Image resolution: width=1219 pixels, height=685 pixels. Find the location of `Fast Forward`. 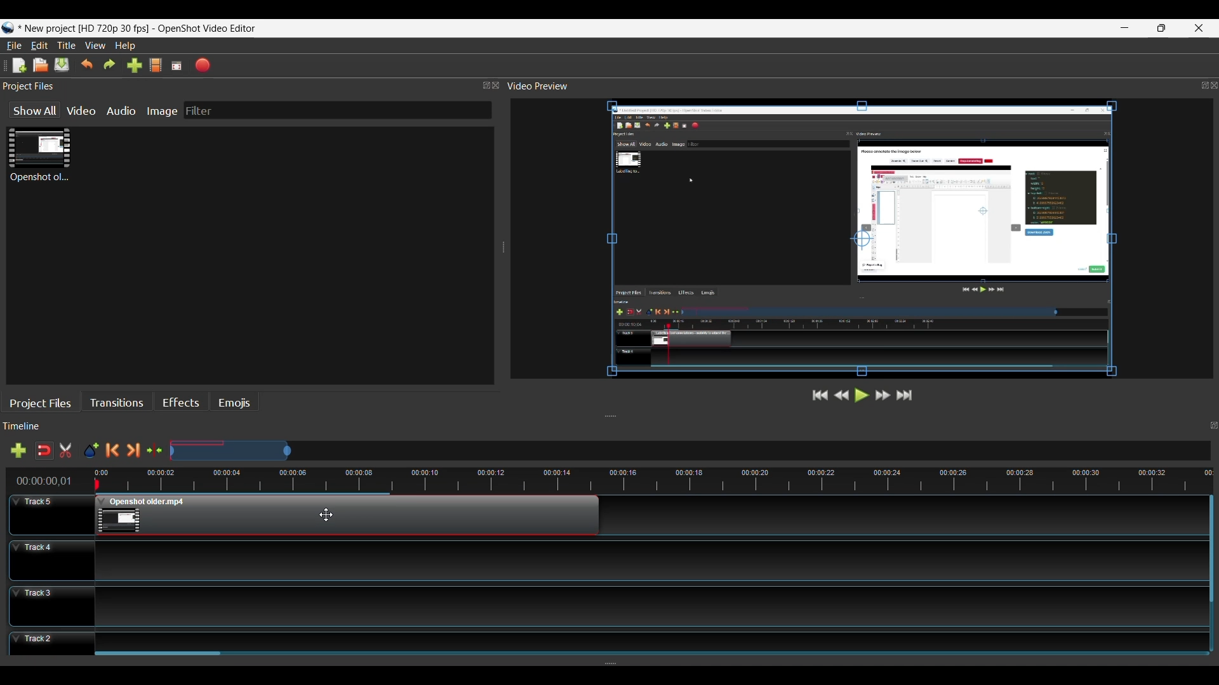

Fast Forward is located at coordinates (881, 395).